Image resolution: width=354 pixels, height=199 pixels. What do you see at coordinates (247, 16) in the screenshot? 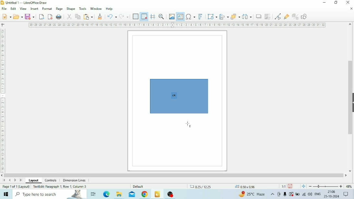
I see `Select at least three objects to distribute` at bounding box center [247, 16].